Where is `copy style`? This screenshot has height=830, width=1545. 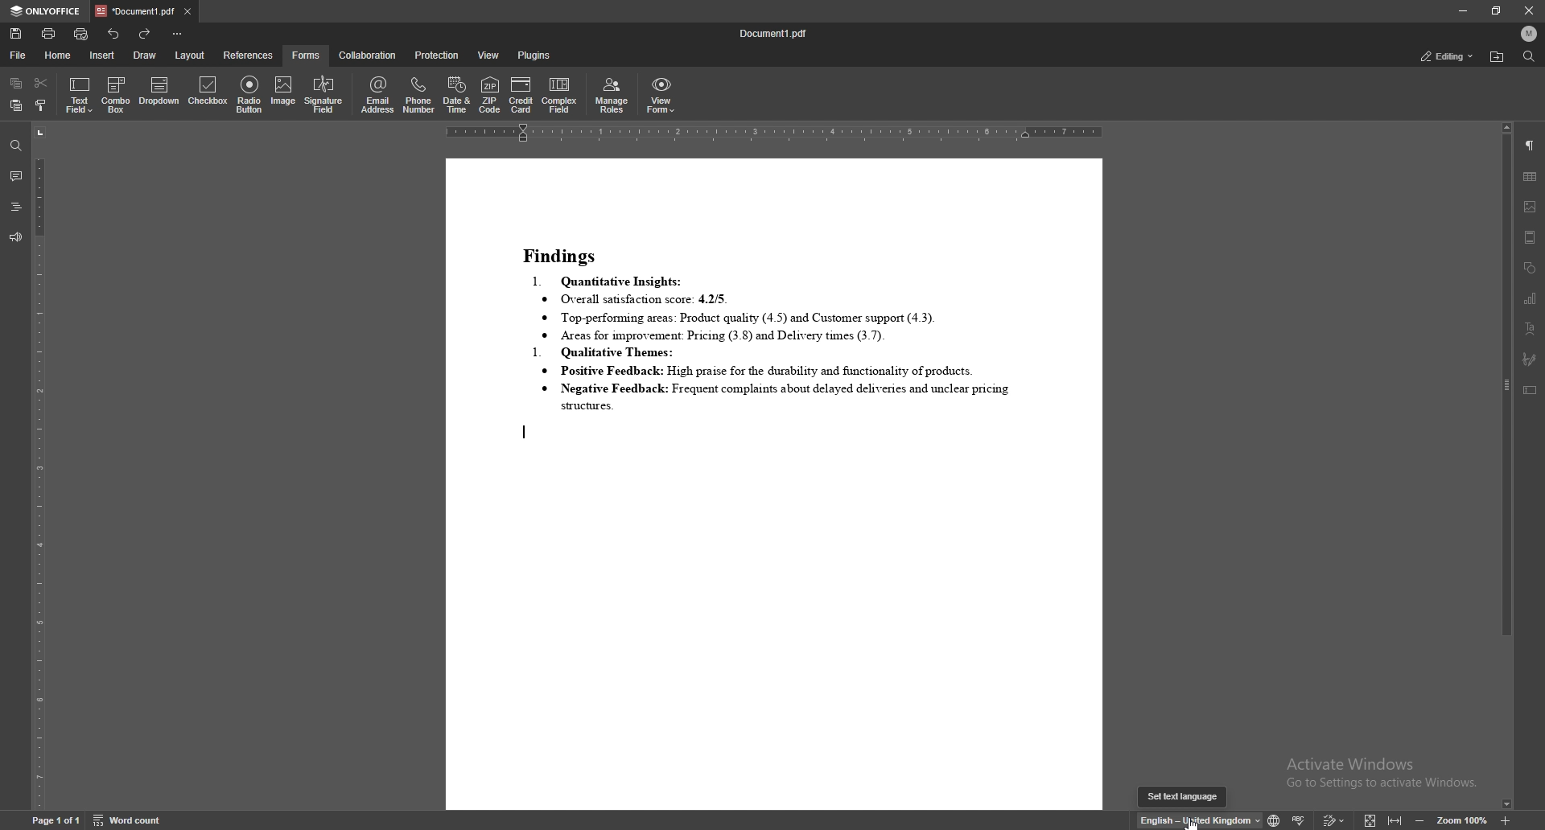 copy style is located at coordinates (40, 106).